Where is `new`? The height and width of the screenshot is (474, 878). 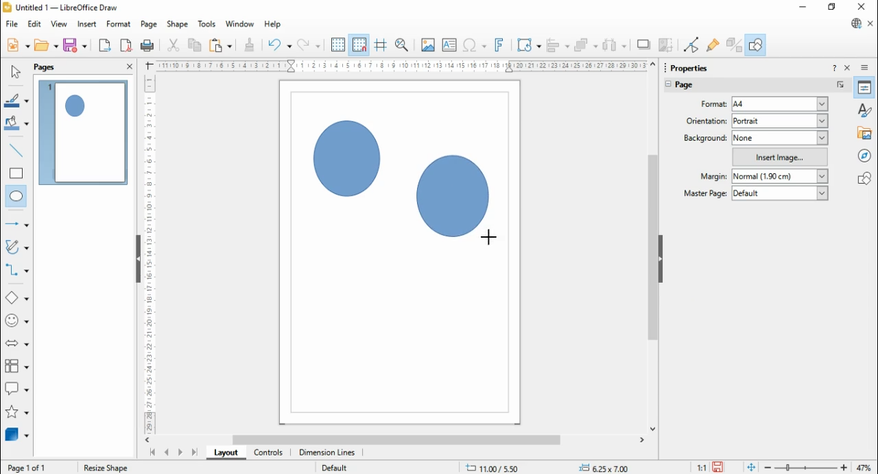
new is located at coordinates (18, 45).